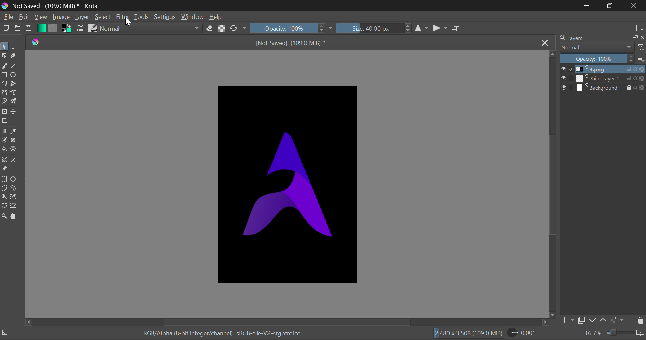 This screenshot has width=646, height=340. What do you see at coordinates (222, 28) in the screenshot?
I see `Lock Alpha` at bounding box center [222, 28].